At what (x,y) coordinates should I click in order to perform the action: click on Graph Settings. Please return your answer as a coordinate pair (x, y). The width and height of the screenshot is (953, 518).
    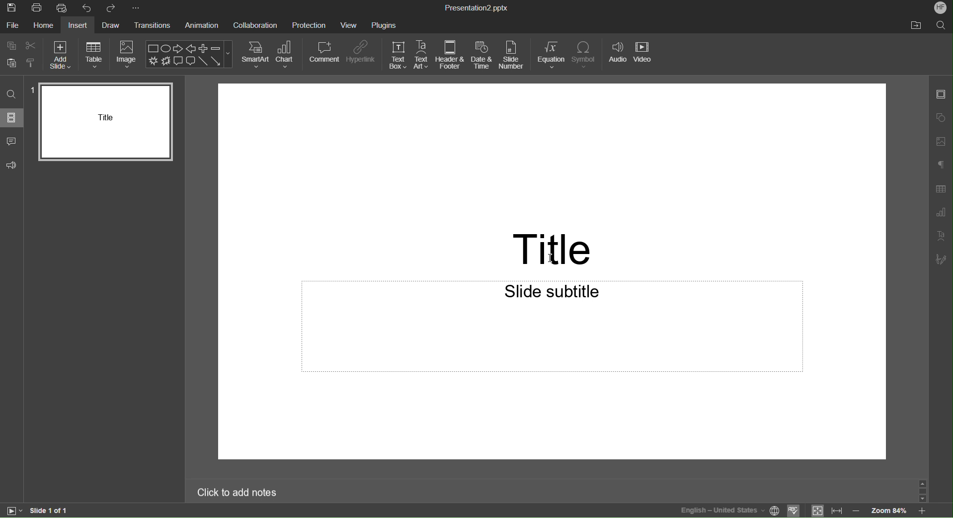
    Looking at the image, I should click on (941, 212).